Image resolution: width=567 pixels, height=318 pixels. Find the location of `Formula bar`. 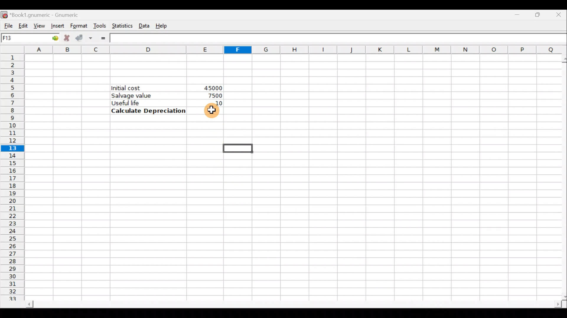

Formula bar is located at coordinates (338, 38).